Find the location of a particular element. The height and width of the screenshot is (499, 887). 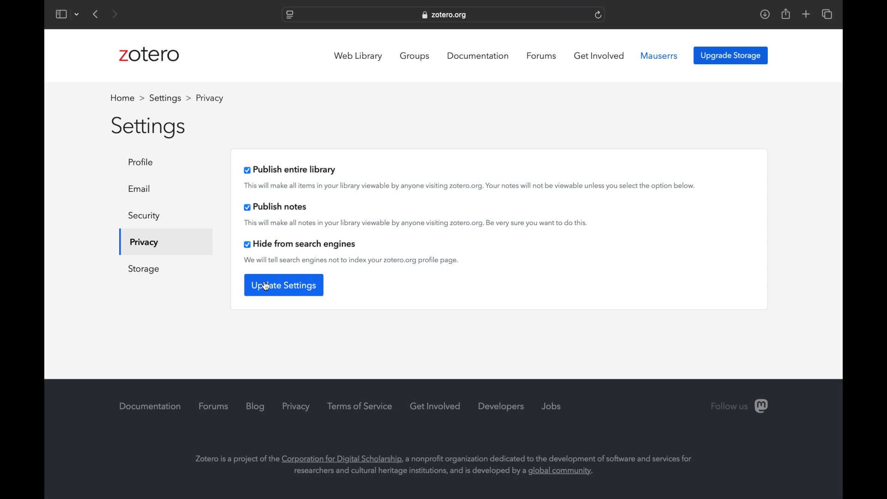

previous is located at coordinates (96, 14).